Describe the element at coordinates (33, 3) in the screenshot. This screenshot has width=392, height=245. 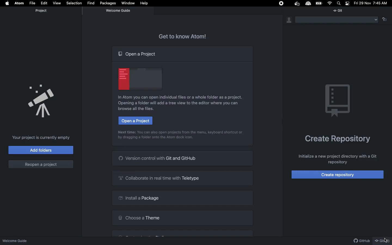
I see `File` at that location.